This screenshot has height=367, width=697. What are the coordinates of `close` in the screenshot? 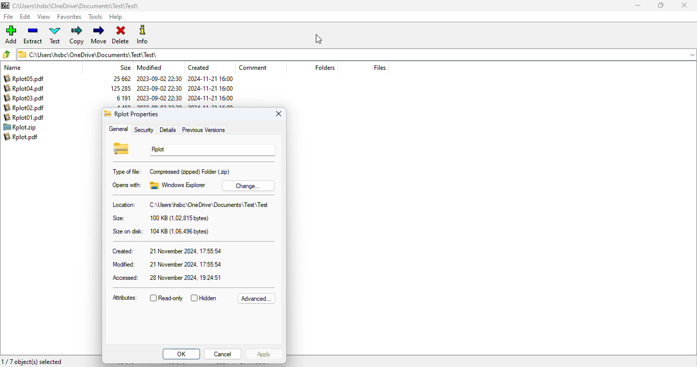 It's located at (684, 6).